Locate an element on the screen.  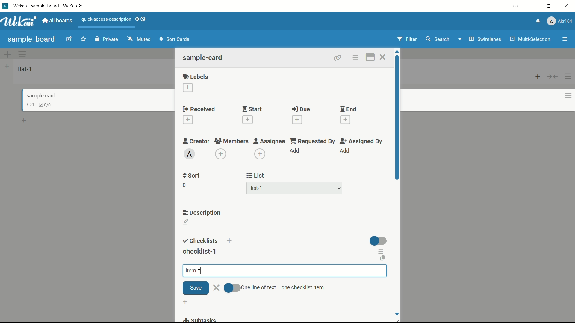
button is located at coordinates (554, 76).